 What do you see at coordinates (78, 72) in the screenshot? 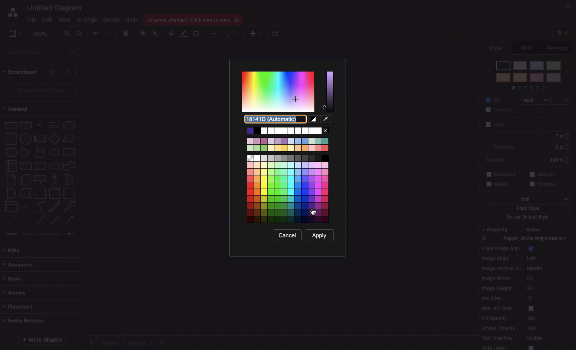
I see `Close` at bounding box center [78, 72].